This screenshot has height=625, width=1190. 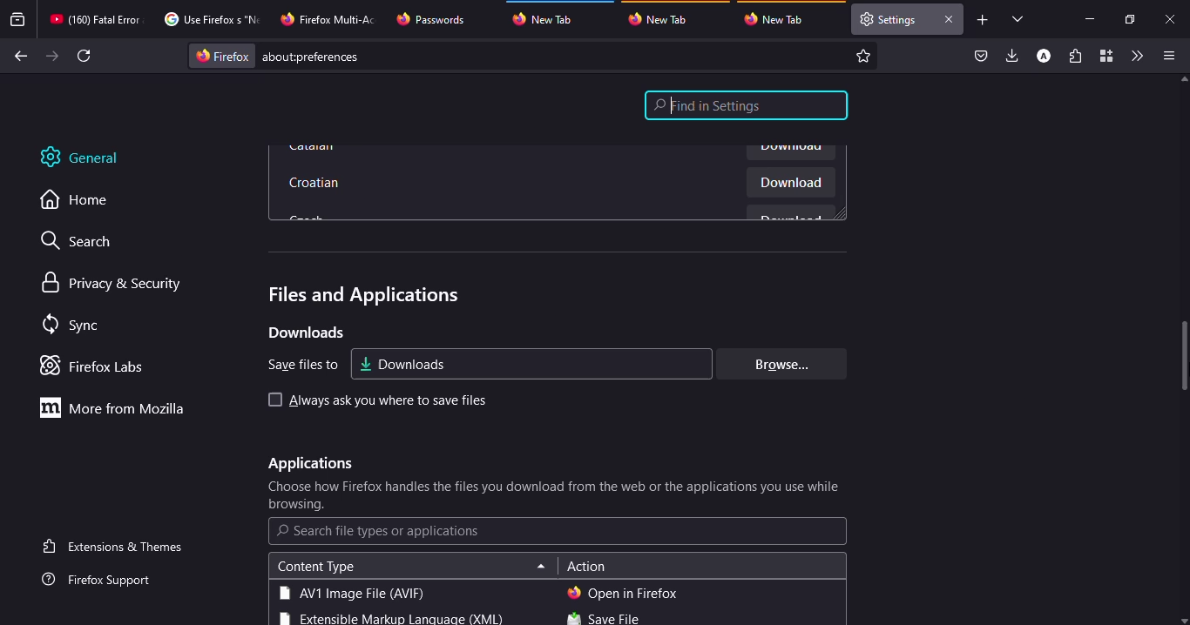 What do you see at coordinates (391, 400) in the screenshot?
I see `always ask` at bounding box center [391, 400].